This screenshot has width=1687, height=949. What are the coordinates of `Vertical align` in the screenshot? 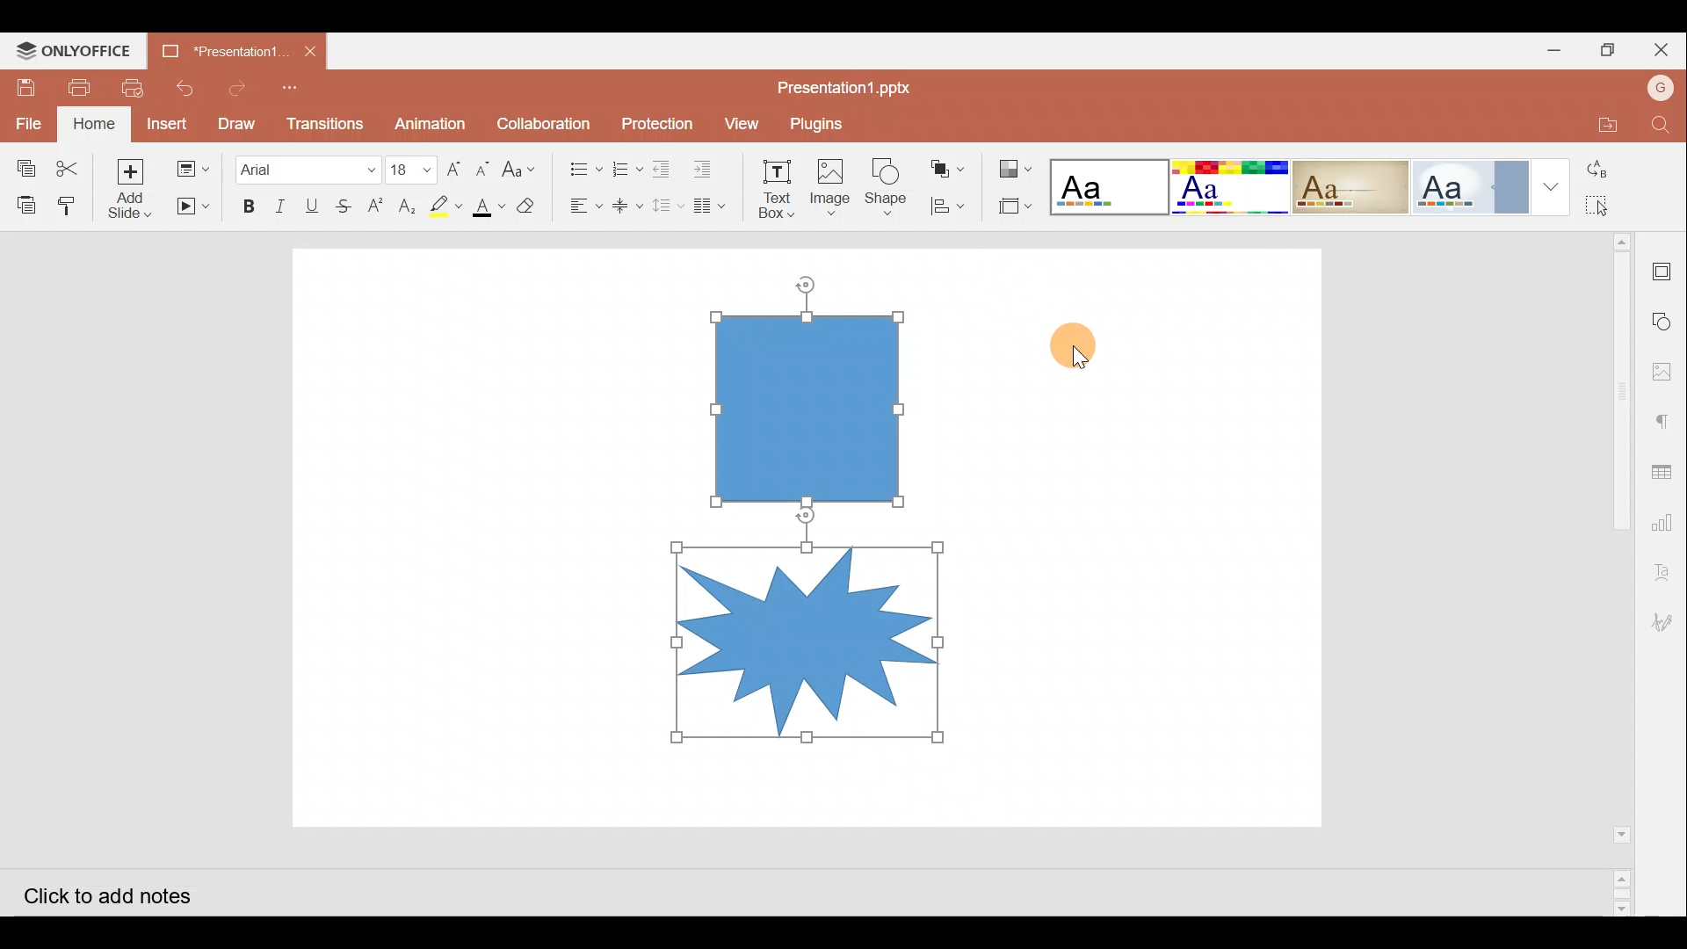 It's located at (626, 200).